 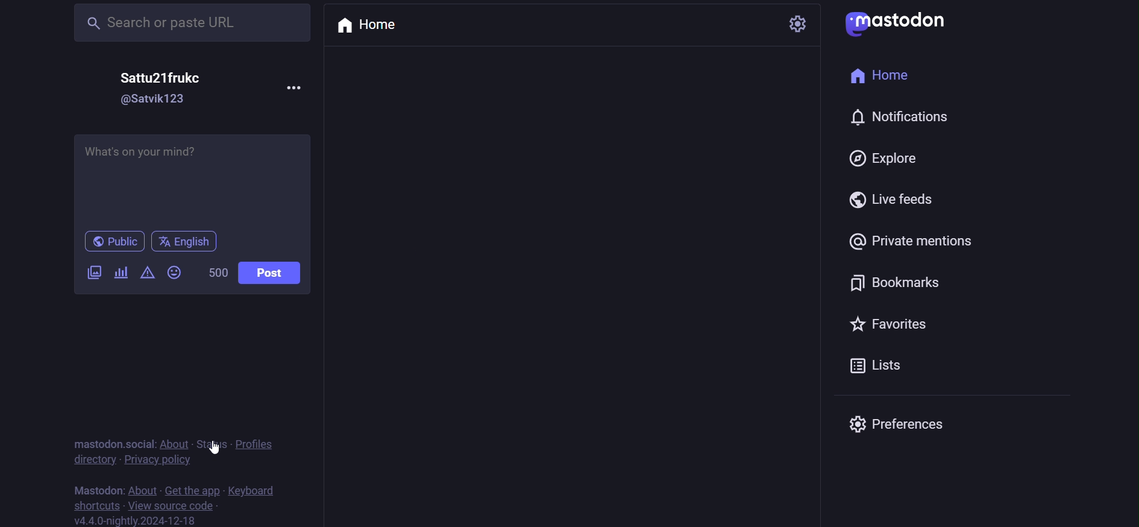 What do you see at coordinates (192, 25) in the screenshot?
I see `search` at bounding box center [192, 25].